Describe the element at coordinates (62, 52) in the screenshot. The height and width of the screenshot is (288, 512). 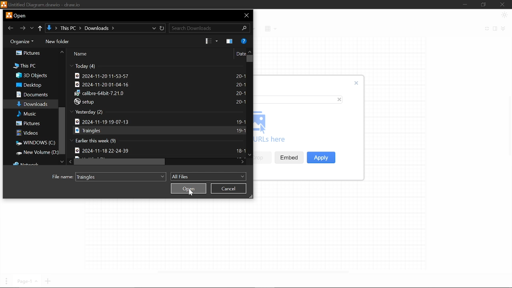
I see `Move up in folder` at that location.